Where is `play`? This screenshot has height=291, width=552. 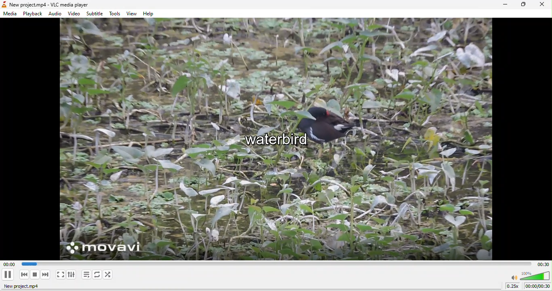
play is located at coordinates (8, 274).